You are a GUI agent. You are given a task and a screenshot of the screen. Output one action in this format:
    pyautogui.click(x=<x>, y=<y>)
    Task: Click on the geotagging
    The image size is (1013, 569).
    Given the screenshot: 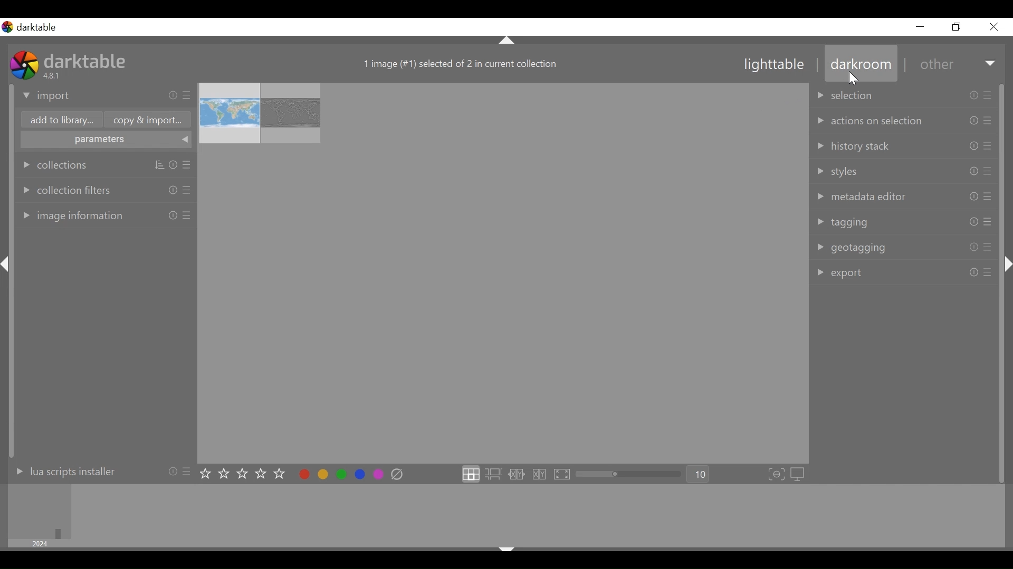 What is the action you would take?
    pyautogui.click(x=906, y=249)
    